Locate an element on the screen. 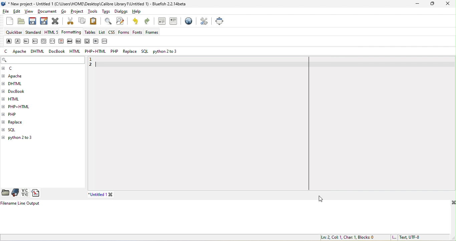 This screenshot has width=456, height=241. new is located at coordinates (7, 22).